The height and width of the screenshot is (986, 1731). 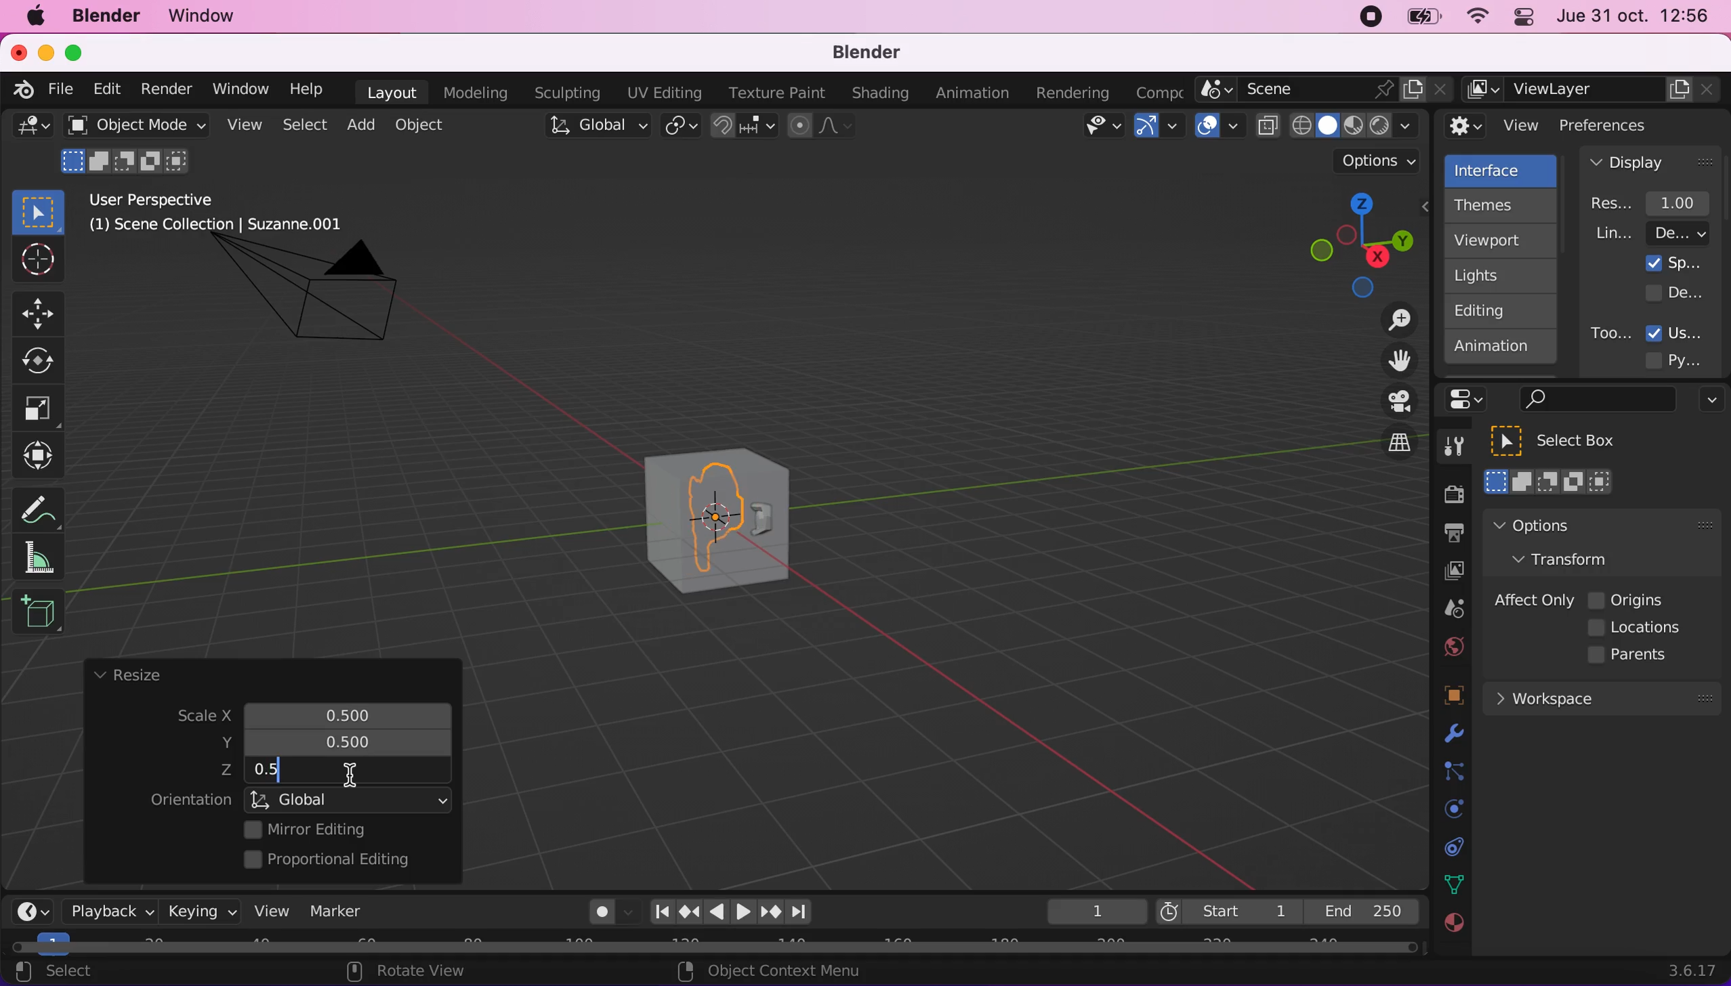 I want to click on playback, so click(x=106, y=910).